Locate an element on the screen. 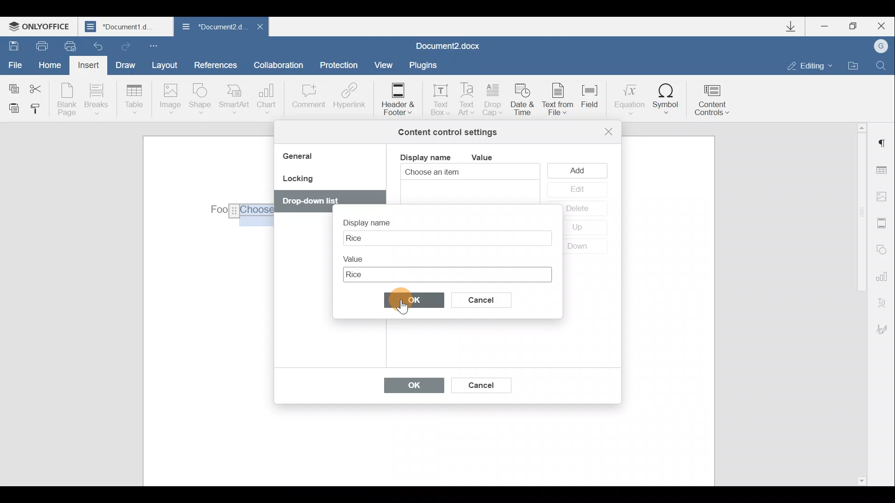 The width and height of the screenshot is (895, 503). Text box is located at coordinates (446, 238).